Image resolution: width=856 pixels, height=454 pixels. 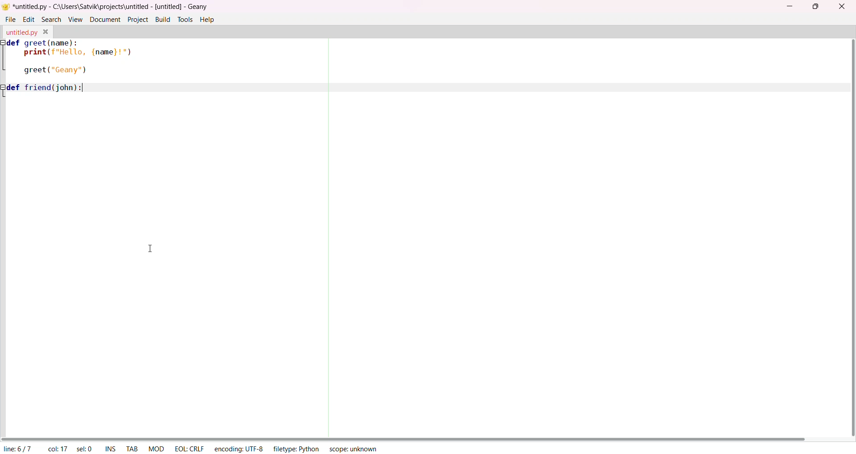 What do you see at coordinates (86, 449) in the screenshot?
I see `sel: 0` at bounding box center [86, 449].